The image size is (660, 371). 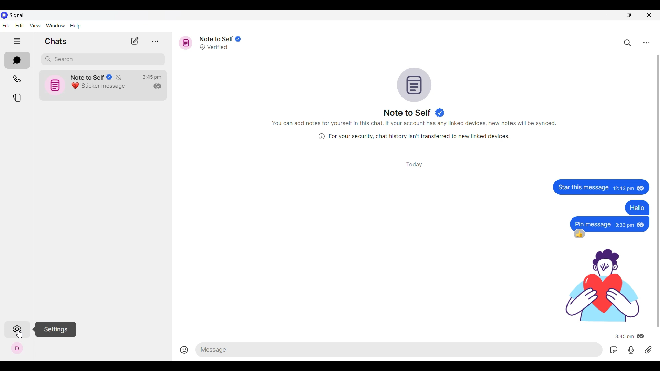 I want to click on GIFs, so click(x=614, y=350).